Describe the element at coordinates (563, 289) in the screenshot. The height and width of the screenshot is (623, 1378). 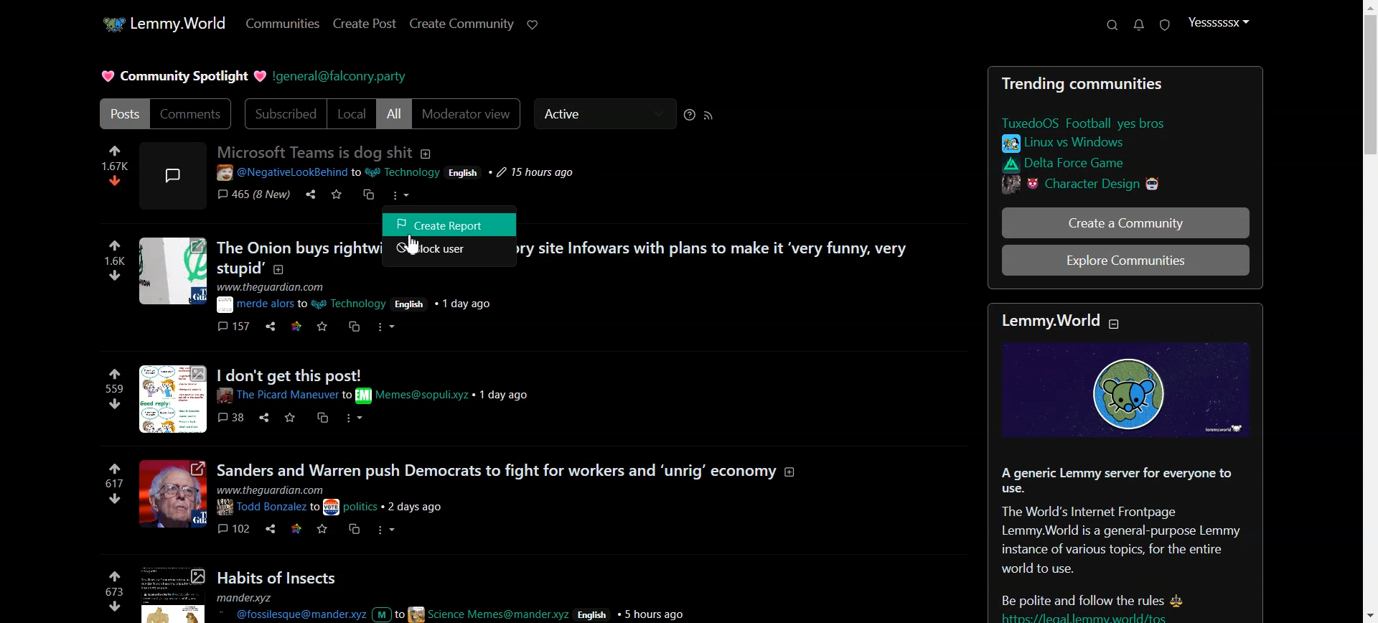
I see `posts` at that location.